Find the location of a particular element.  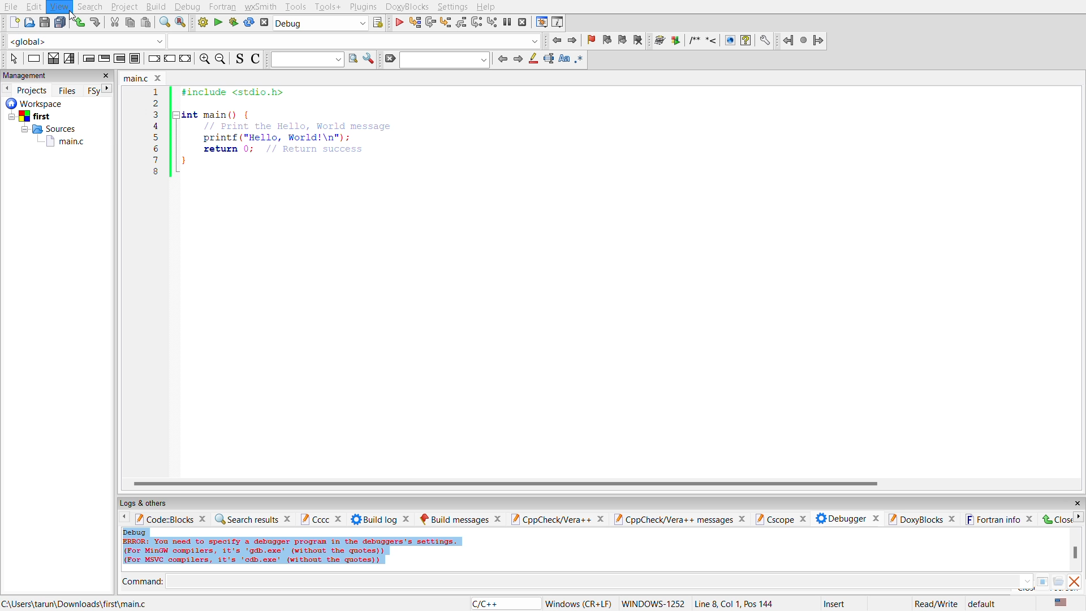

cscope is located at coordinates (781, 518).